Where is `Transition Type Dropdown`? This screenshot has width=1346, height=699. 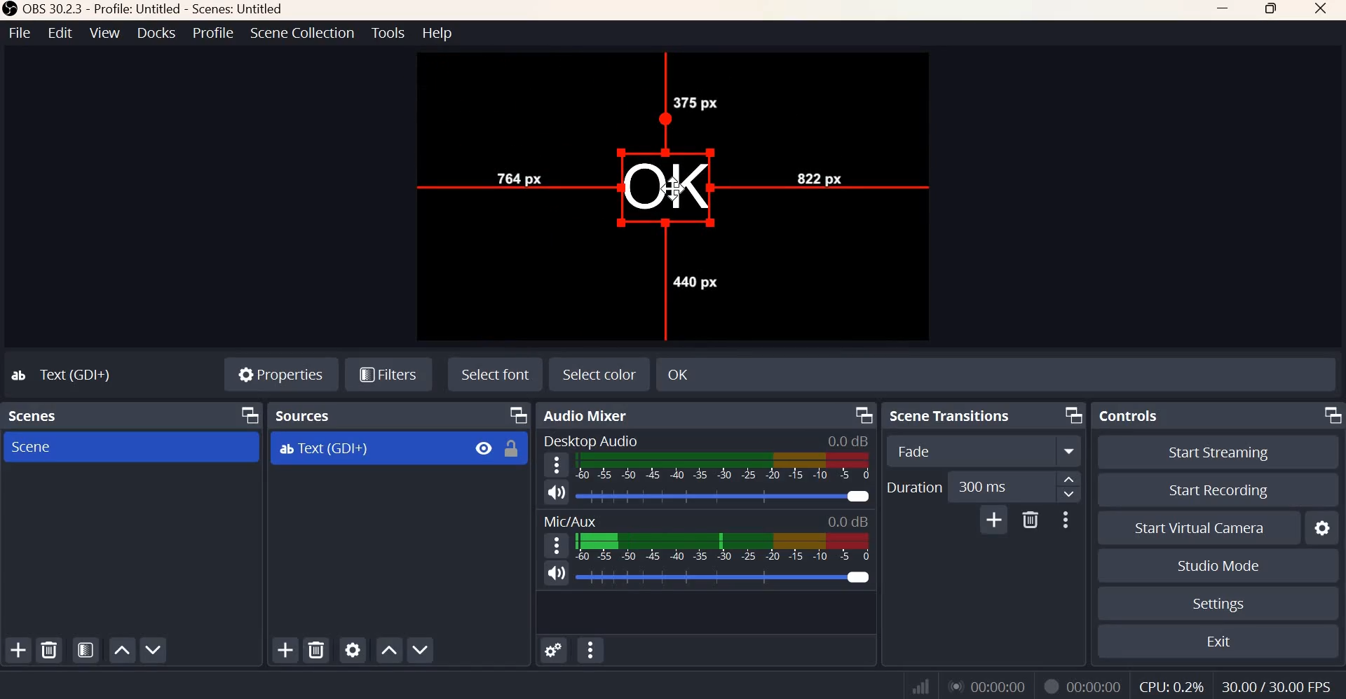
Transition Type Dropdown is located at coordinates (984, 450).